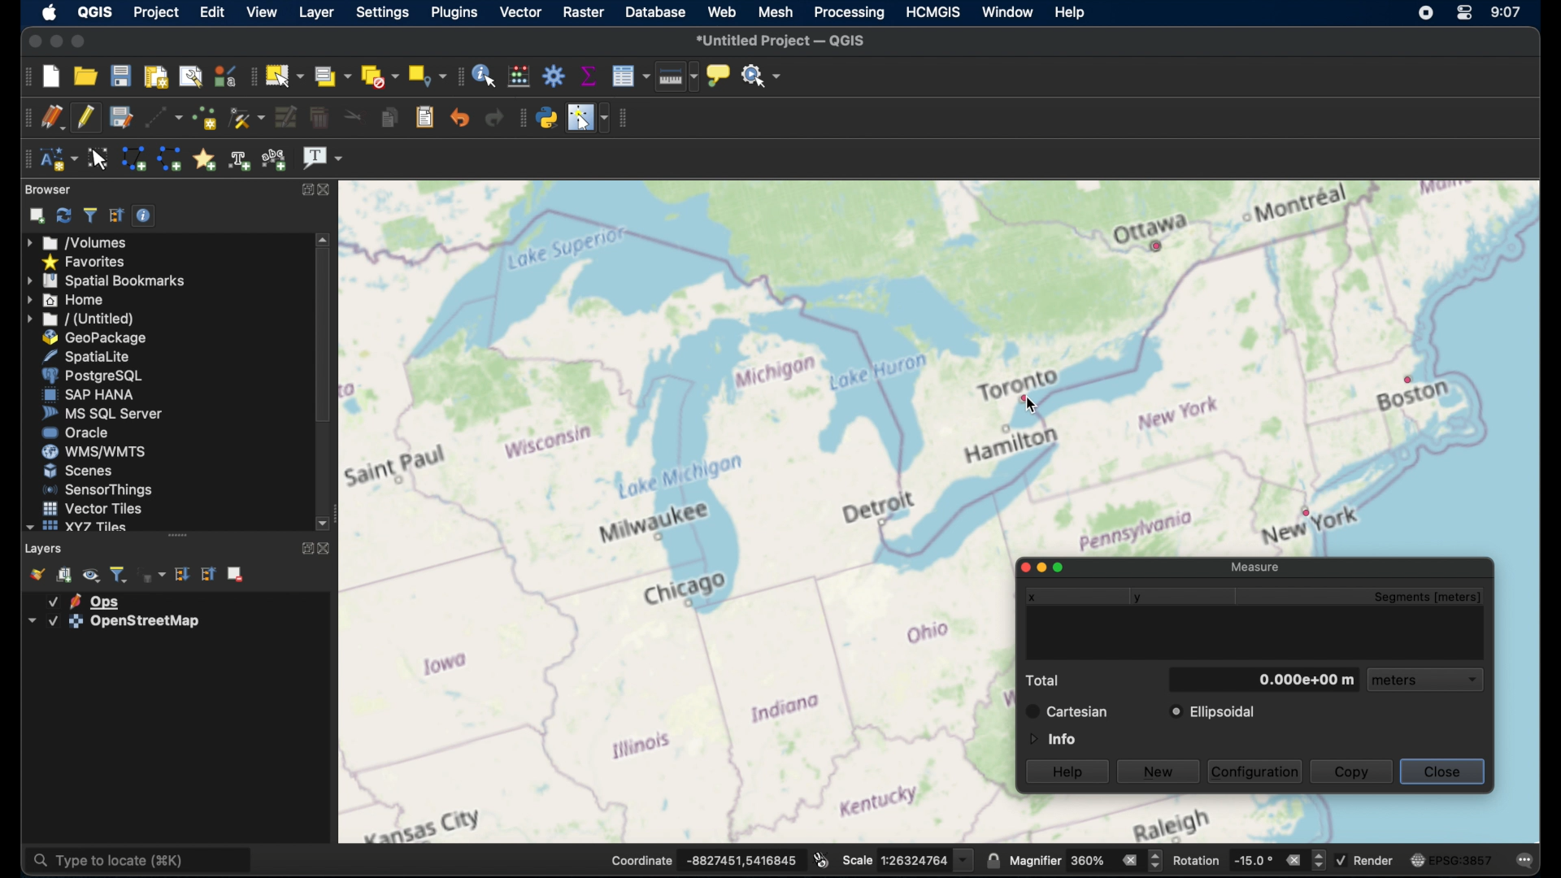  I want to click on scale, so click(907, 858).